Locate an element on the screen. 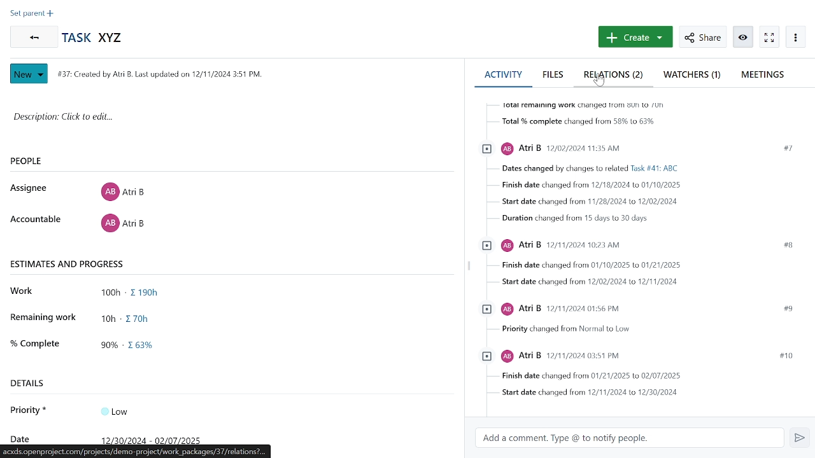 The width and height of the screenshot is (815, 458). accountable is located at coordinates (122, 225).